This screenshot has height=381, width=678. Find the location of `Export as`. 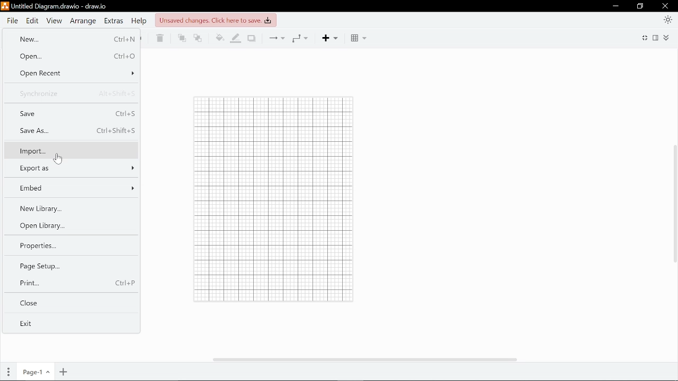

Export as is located at coordinates (71, 168).